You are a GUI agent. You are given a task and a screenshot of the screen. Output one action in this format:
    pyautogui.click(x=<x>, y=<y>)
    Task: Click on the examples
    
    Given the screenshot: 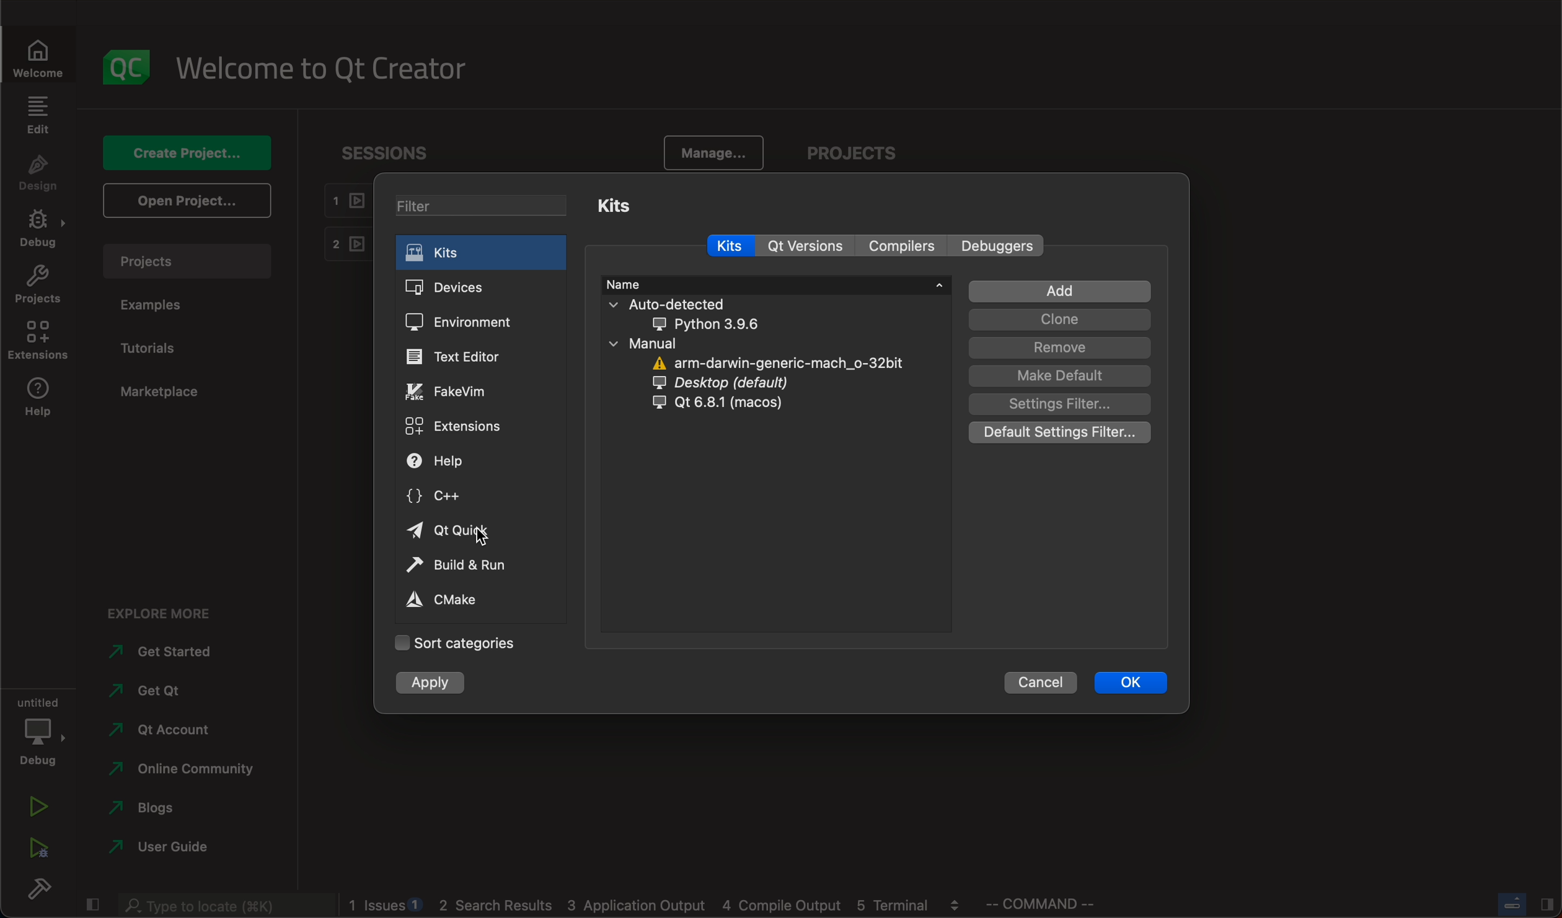 What is the action you would take?
    pyautogui.click(x=160, y=306)
    